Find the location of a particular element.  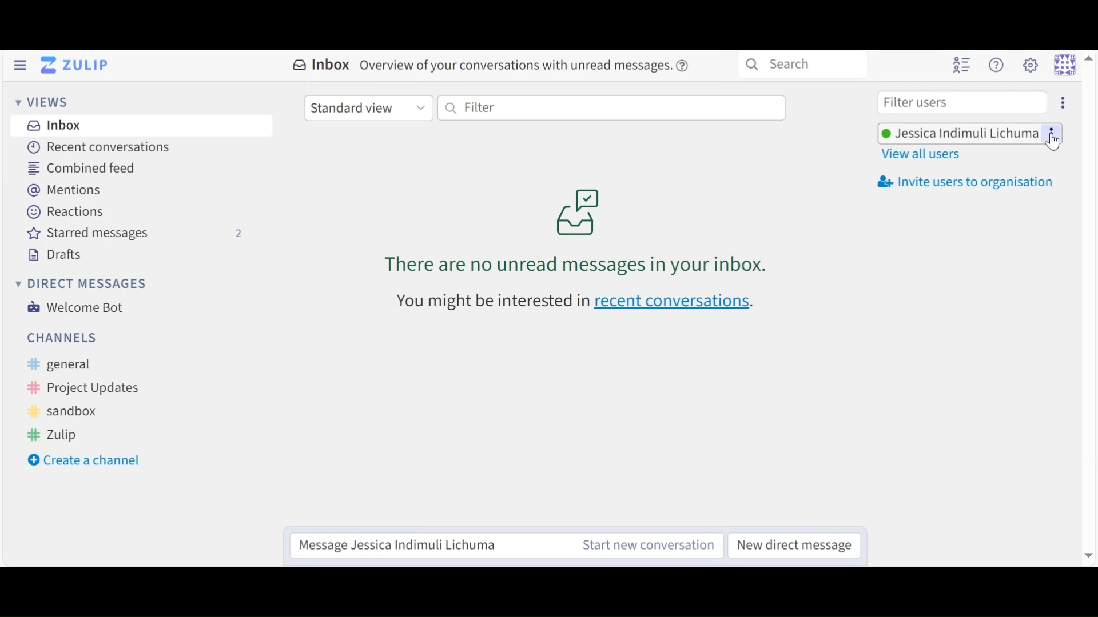

general is located at coordinates (67, 365).